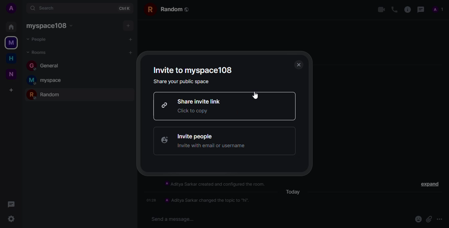 This screenshot has width=449, height=228. What do you see at coordinates (168, 8) in the screenshot?
I see `random` at bounding box center [168, 8].